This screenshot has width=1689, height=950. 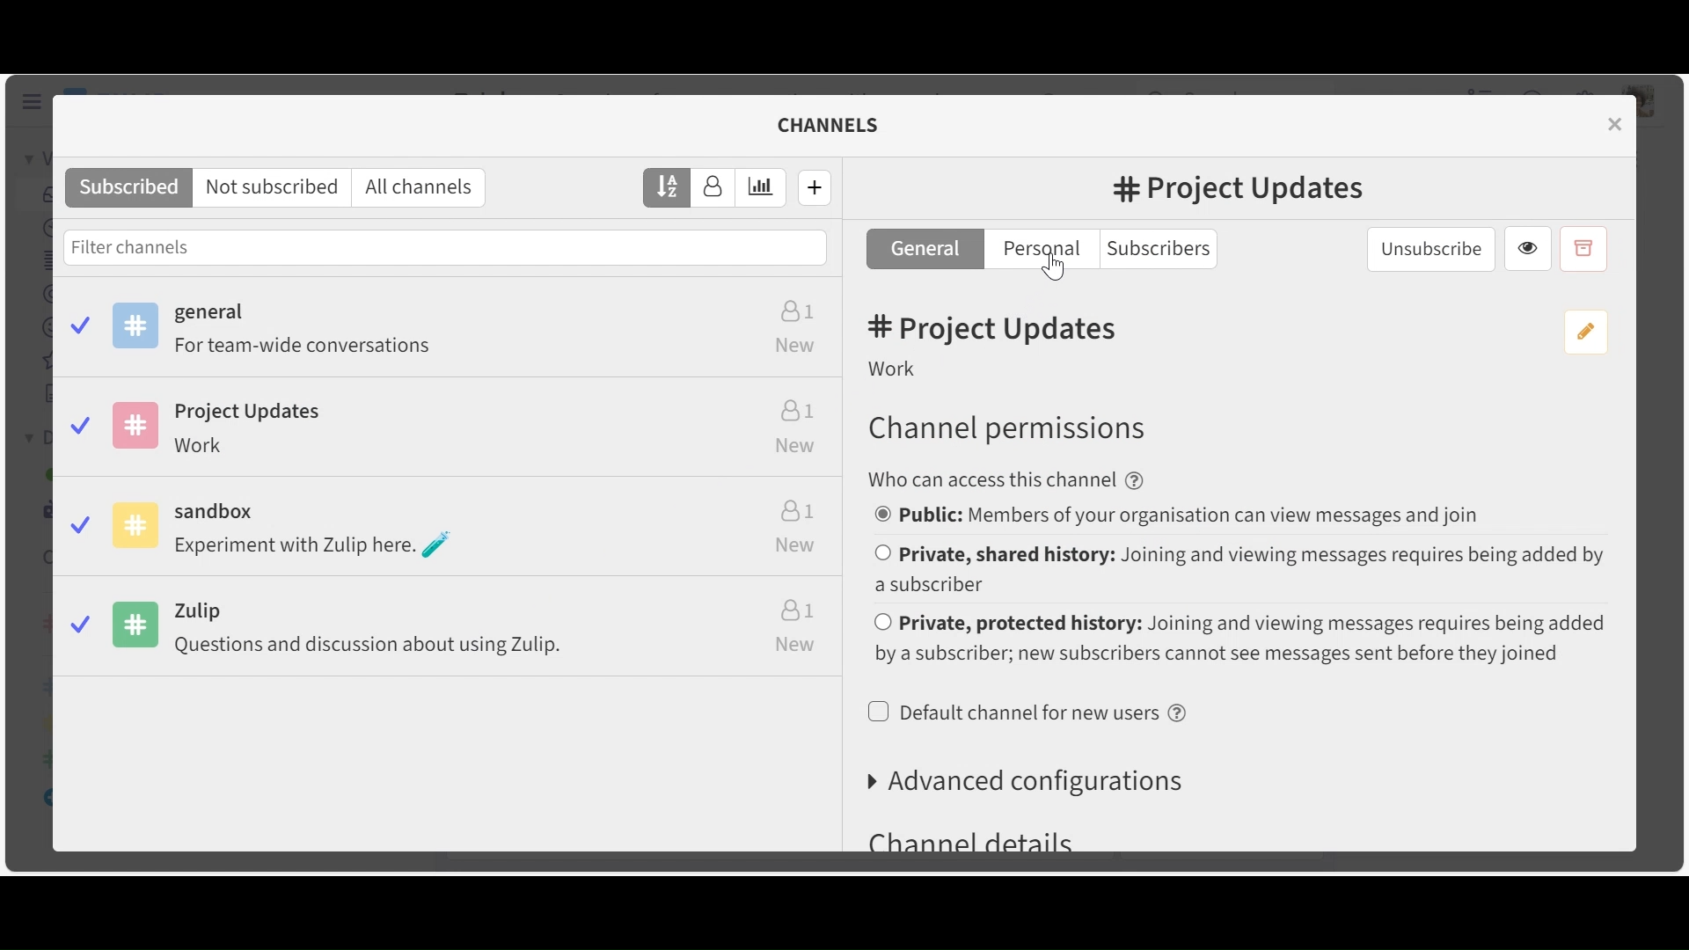 I want to click on All channels, so click(x=424, y=188).